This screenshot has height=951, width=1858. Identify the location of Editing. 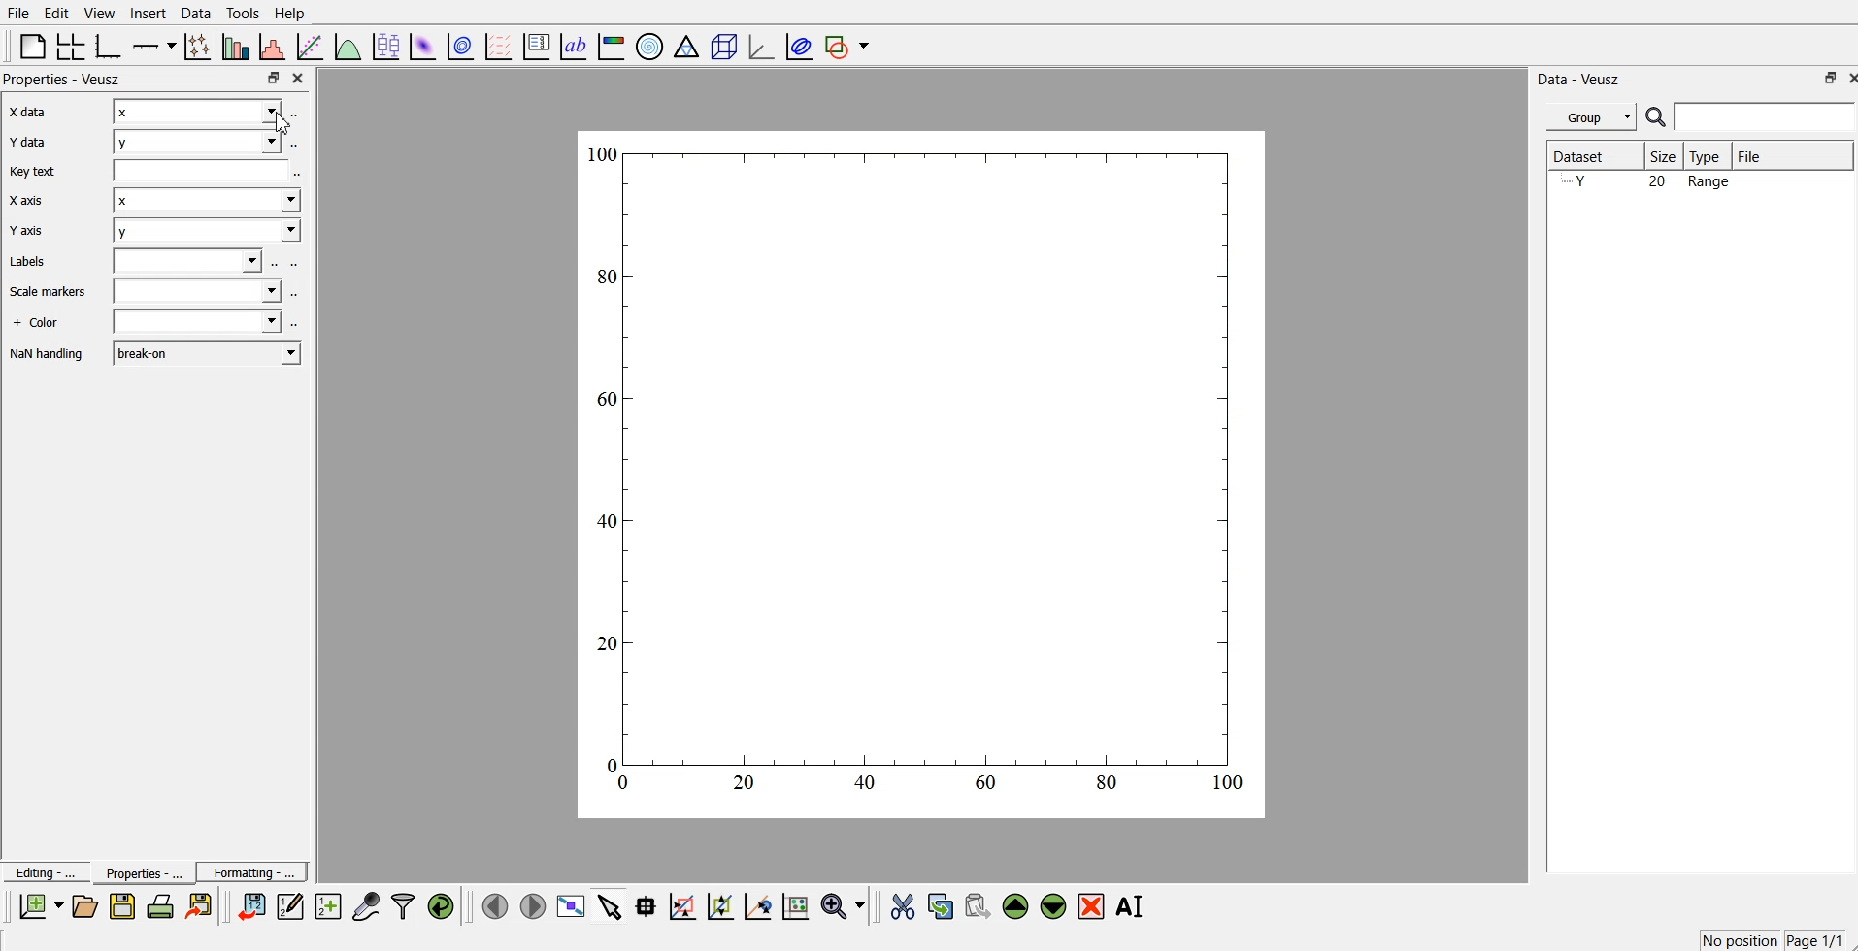
(44, 870).